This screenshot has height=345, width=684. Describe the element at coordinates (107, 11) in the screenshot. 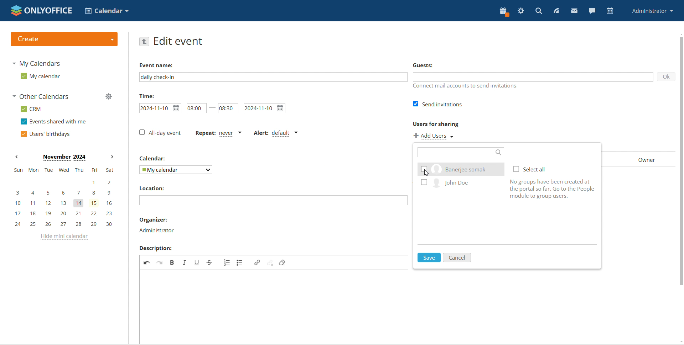

I see `select application` at that location.